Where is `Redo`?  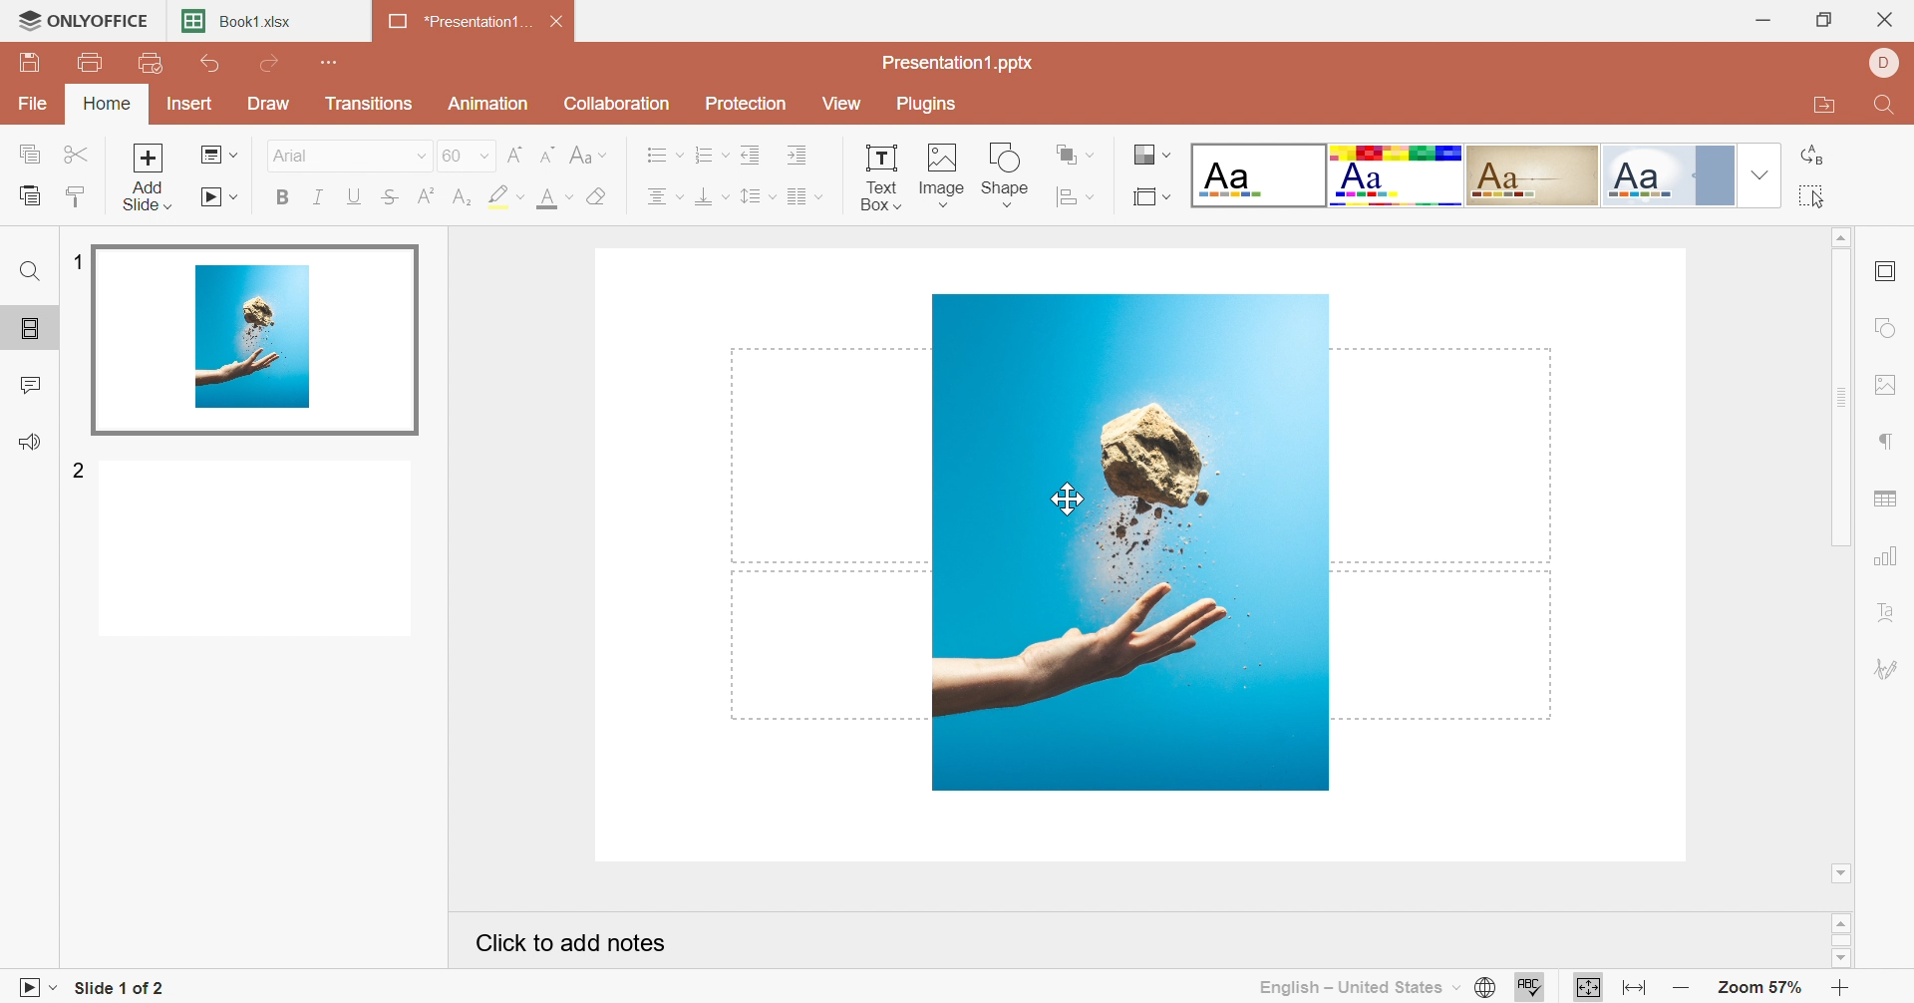
Redo is located at coordinates (269, 63).